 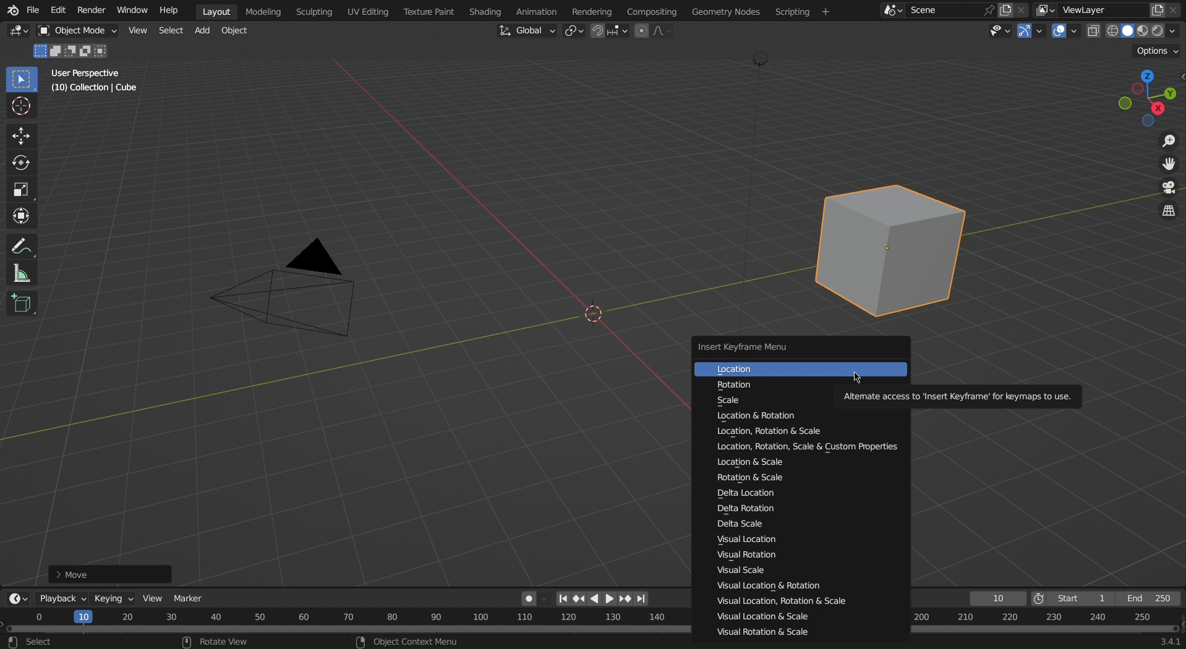 I want to click on Scale, so click(x=23, y=187).